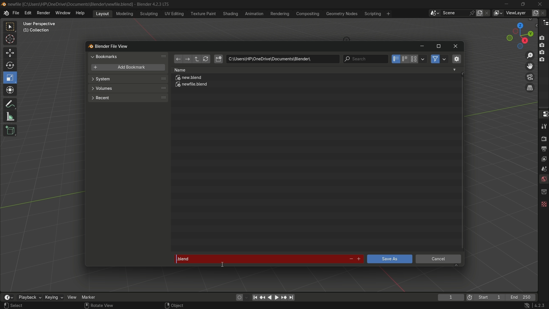  What do you see at coordinates (530, 76) in the screenshot?
I see `toggle camera view layer` at bounding box center [530, 76].